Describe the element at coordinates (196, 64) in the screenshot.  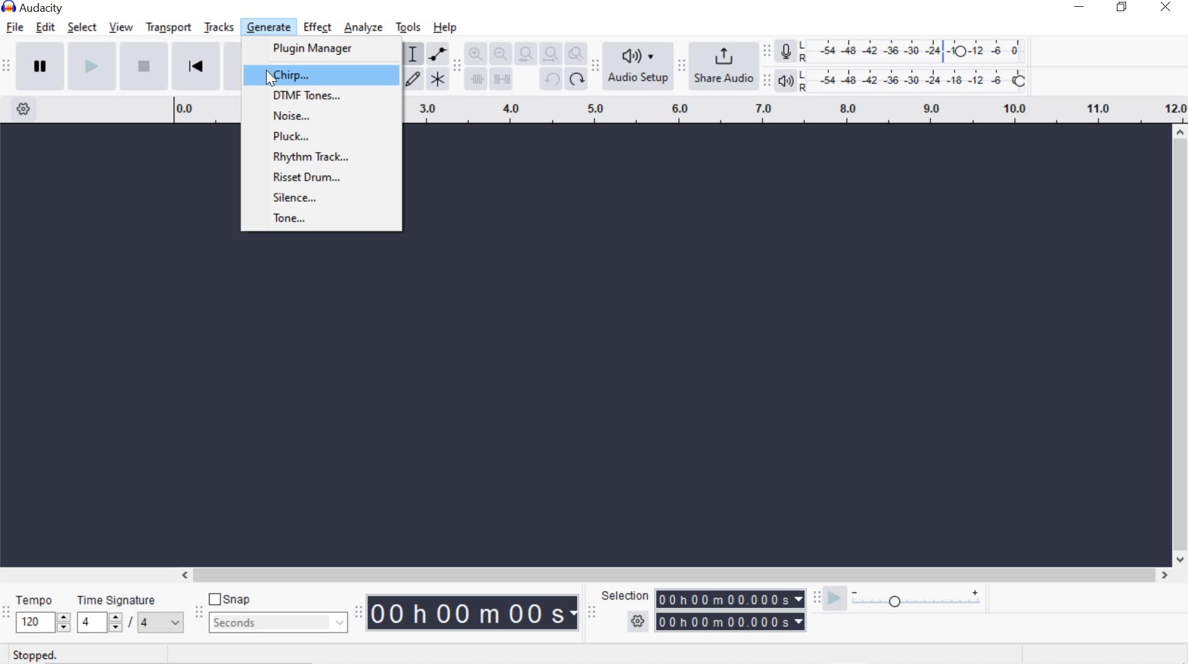
I see `skip to start` at that location.